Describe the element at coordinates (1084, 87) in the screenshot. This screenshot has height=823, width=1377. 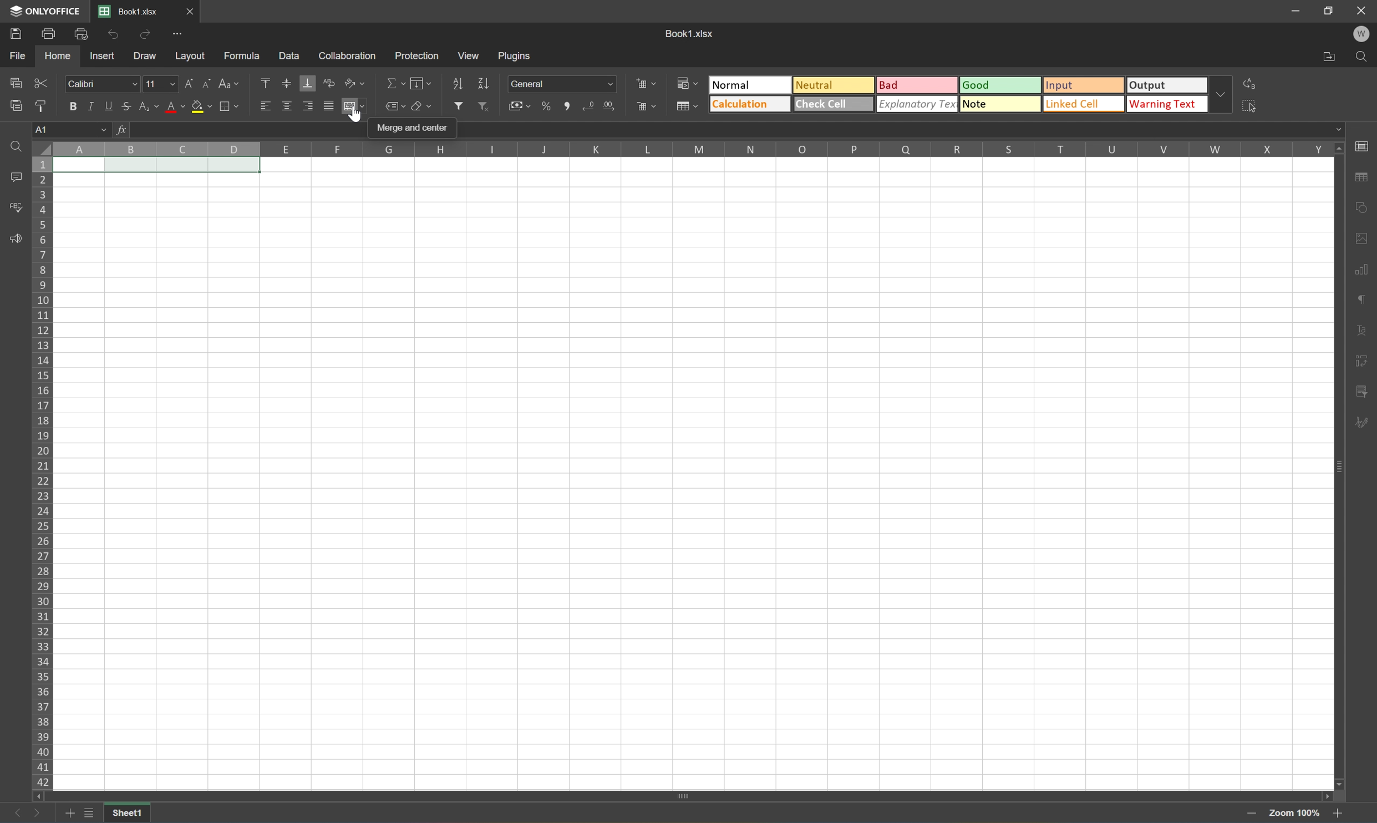
I see `Input` at that location.